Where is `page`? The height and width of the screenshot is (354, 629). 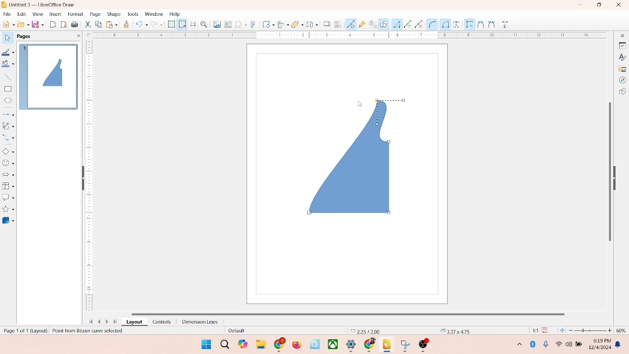 page is located at coordinates (94, 14).